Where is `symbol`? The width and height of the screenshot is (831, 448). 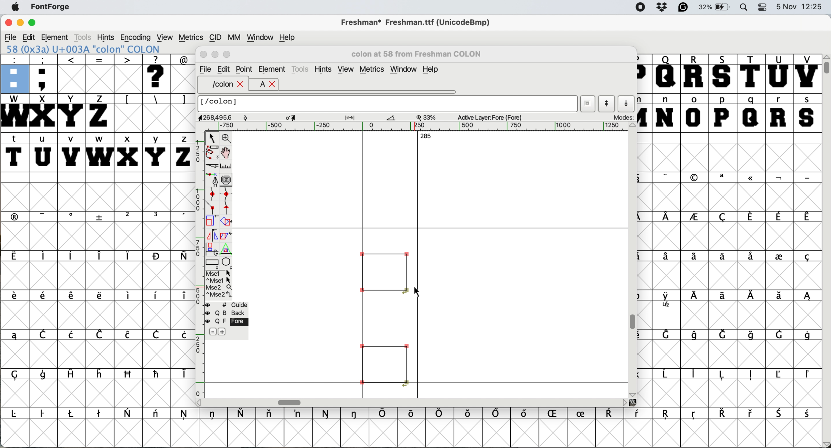
symbol is located at coordinates (158, 296).